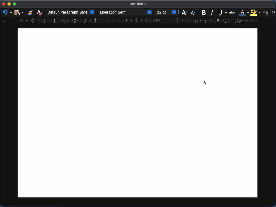  What do you see at coordinates (19, 12) in the screenshot?
I see `Clipboard` at bounding box center [19, 12].